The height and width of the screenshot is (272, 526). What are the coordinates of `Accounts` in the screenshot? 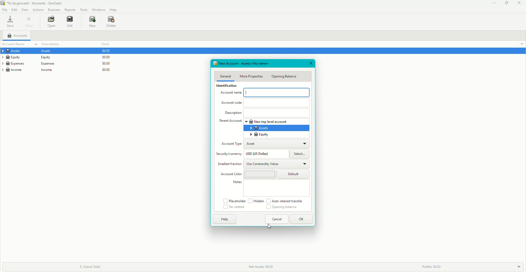 It's located at (19, 36).